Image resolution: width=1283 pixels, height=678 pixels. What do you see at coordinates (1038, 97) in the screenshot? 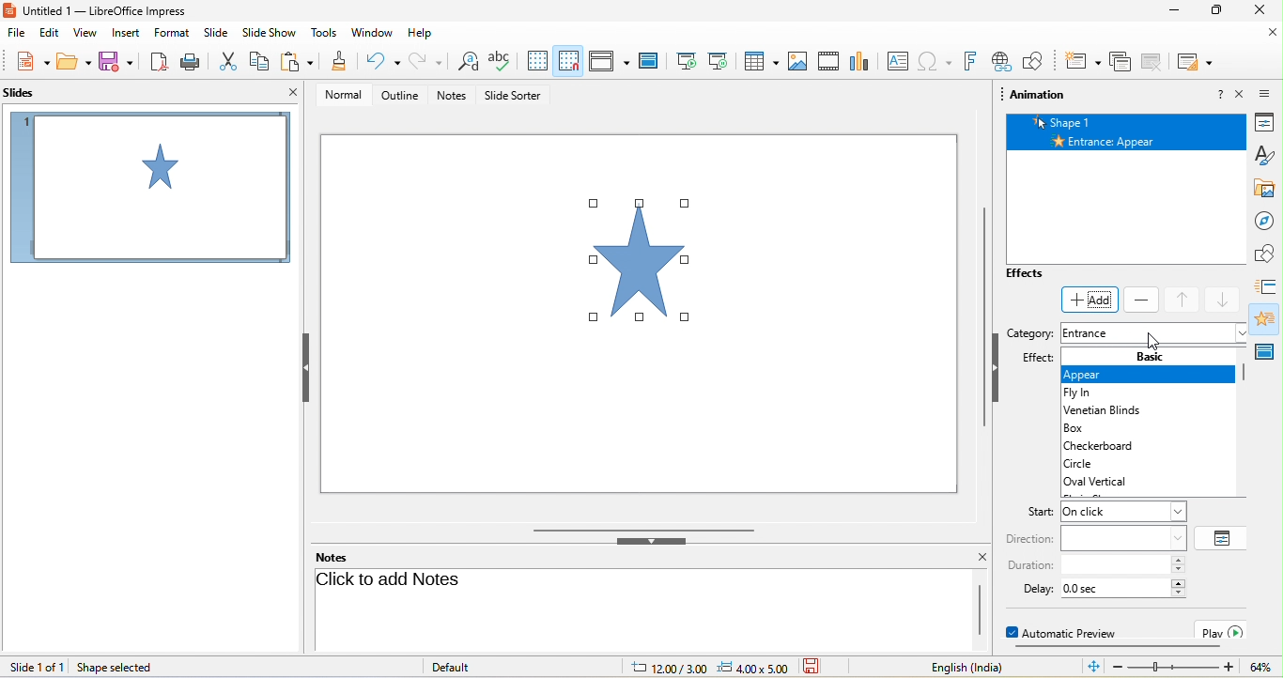
I see `animation` at bounding box center [1038, 97].